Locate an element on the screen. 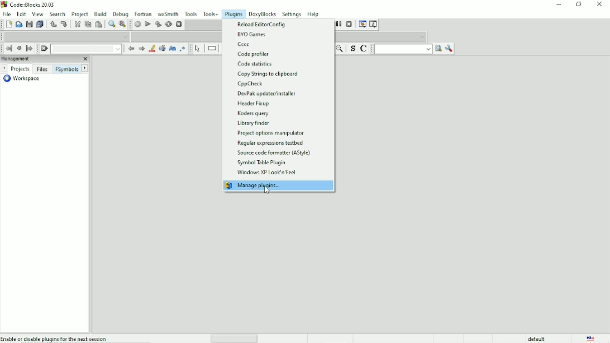  Code completion compiler is located at coordinates (67, 36).